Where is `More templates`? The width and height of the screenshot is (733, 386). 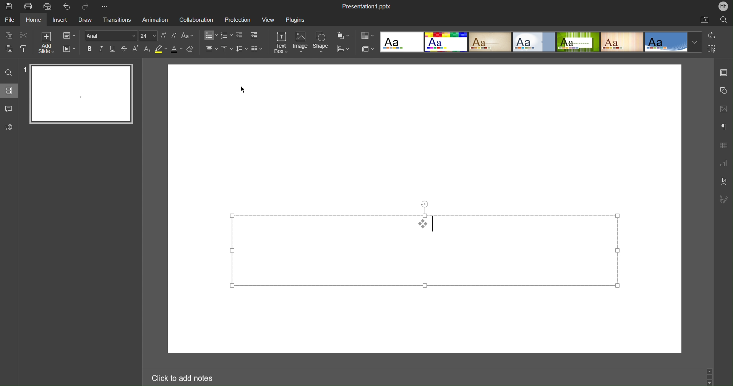
More templates is located at coordinates (695, 42).